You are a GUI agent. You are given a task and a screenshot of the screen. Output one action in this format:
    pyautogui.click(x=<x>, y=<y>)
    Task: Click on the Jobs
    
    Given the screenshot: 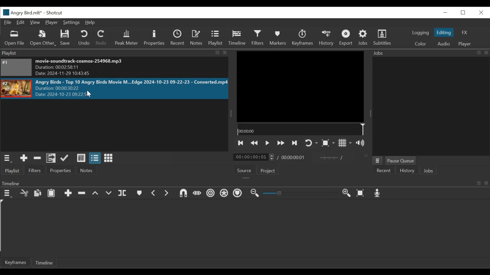 What is the action you would take?
    pyautogui.click(x=429, y=171)
    